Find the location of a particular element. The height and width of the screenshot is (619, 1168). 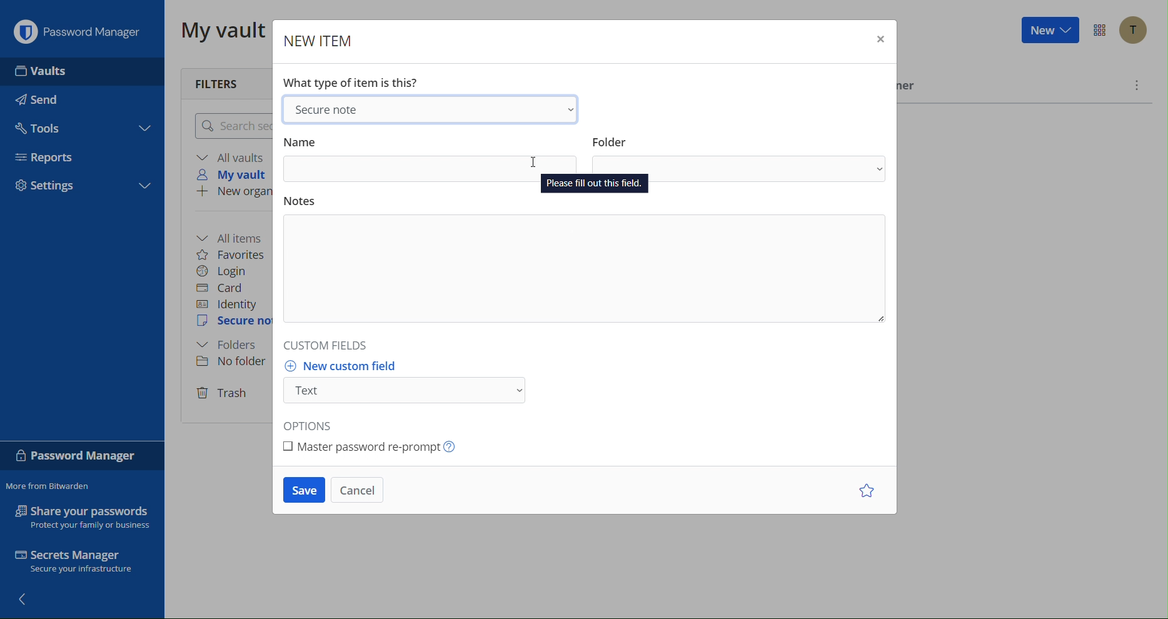

Secrets Manager is located at coordinates (84, 562).